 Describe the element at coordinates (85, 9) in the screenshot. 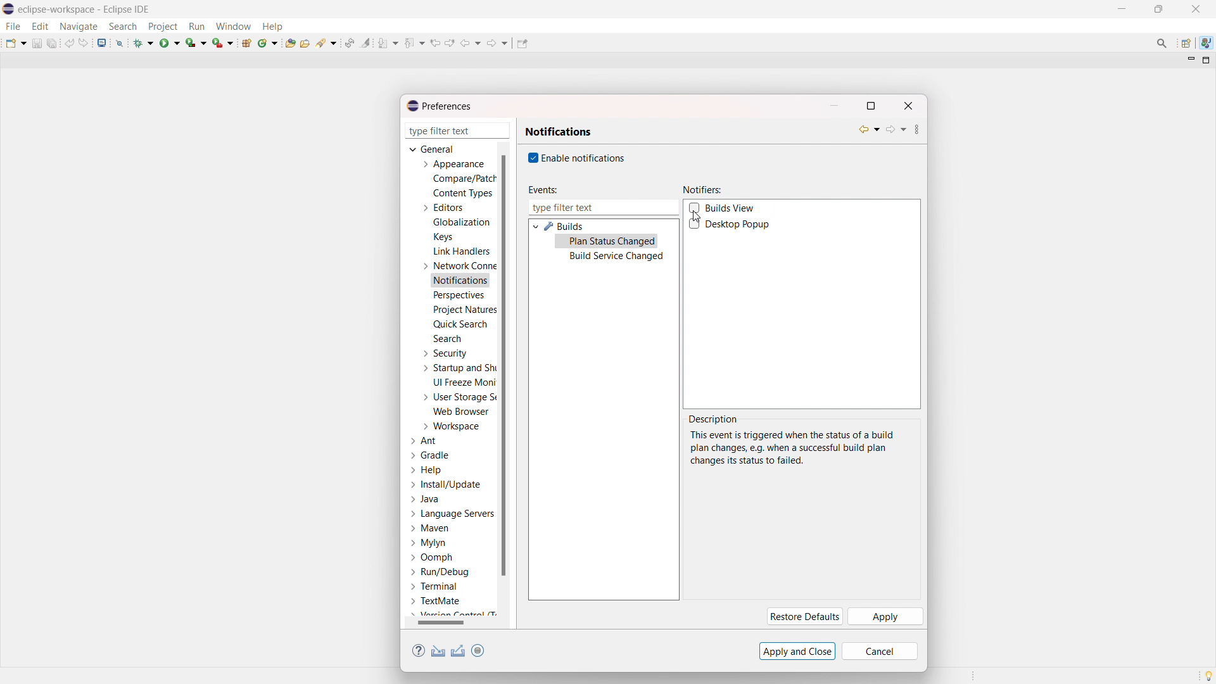

I see `title` at that location.